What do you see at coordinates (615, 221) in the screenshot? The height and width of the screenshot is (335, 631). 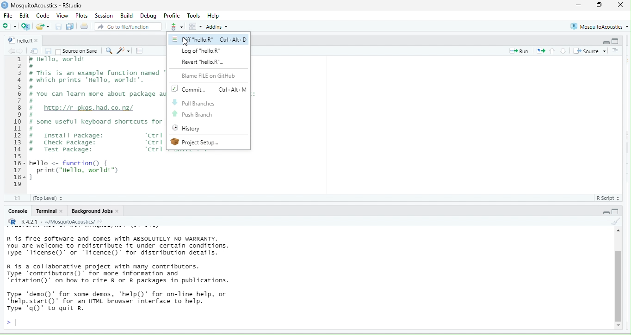 I see `clear console` at bounding box center [615, 221].